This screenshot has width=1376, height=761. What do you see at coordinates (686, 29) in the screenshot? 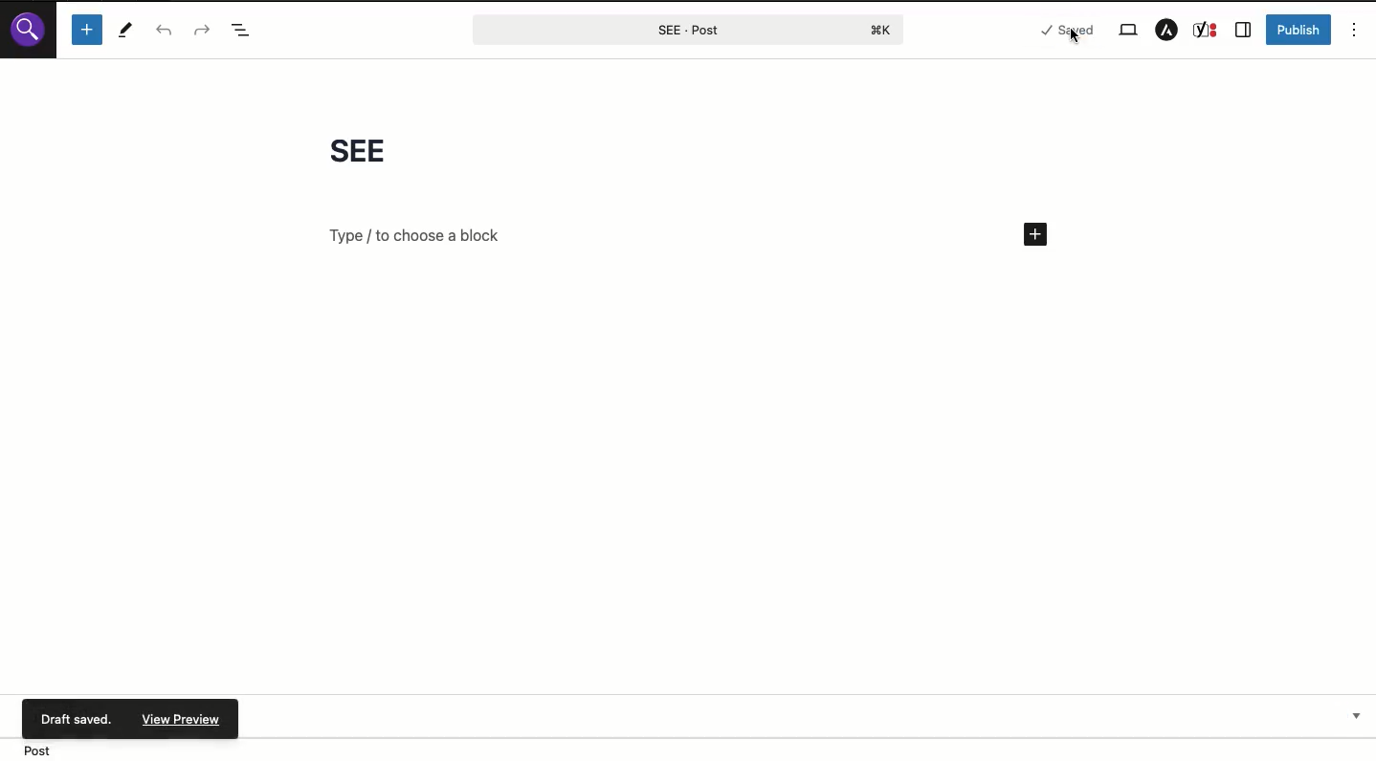
I see `Post` at bounding box center [686, 29].